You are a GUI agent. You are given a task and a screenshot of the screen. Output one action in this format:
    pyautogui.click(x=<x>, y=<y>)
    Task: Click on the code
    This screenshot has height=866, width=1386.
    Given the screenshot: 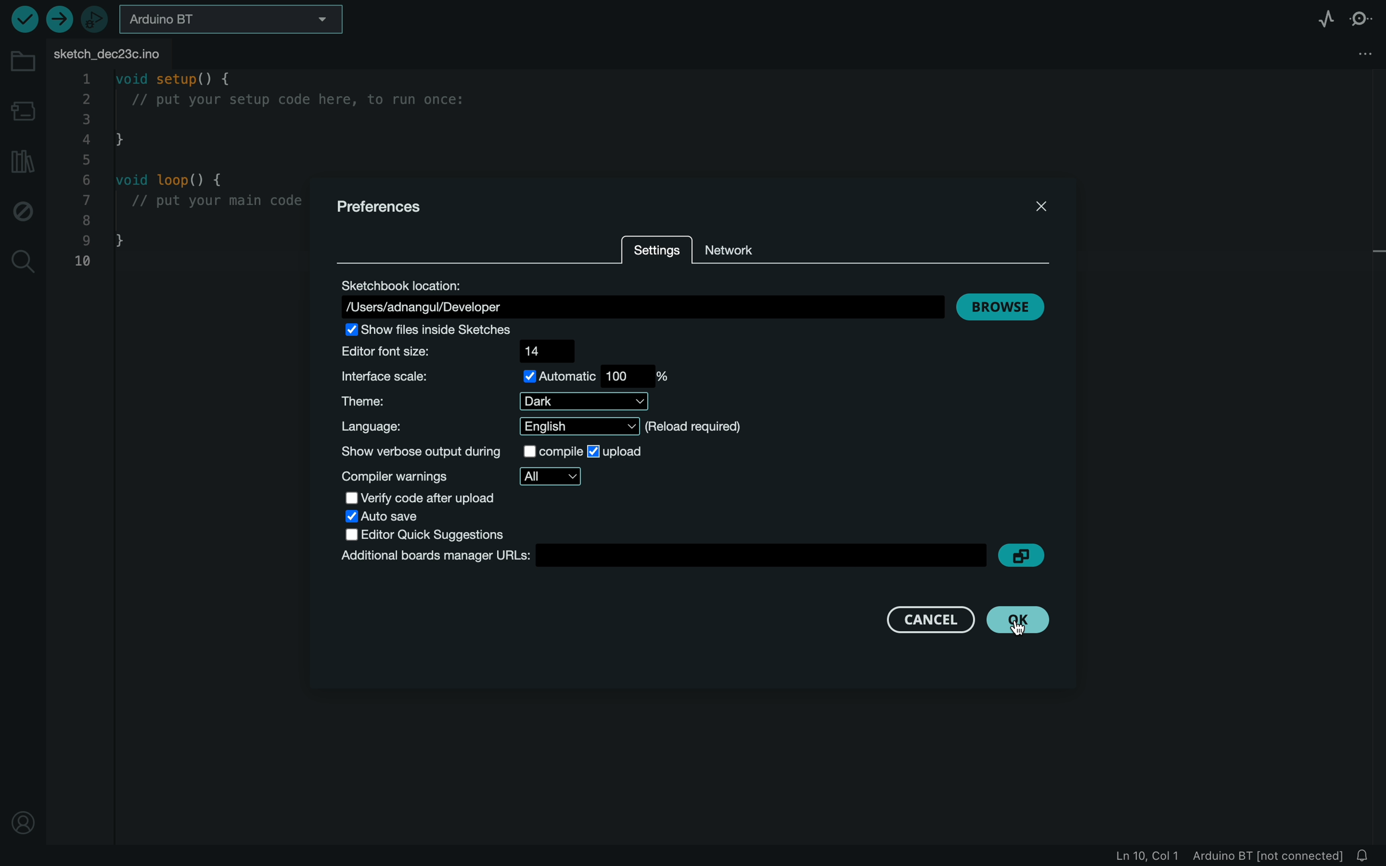 What is the action you would take?
    pyautogui.click(x=177, y=168)
    